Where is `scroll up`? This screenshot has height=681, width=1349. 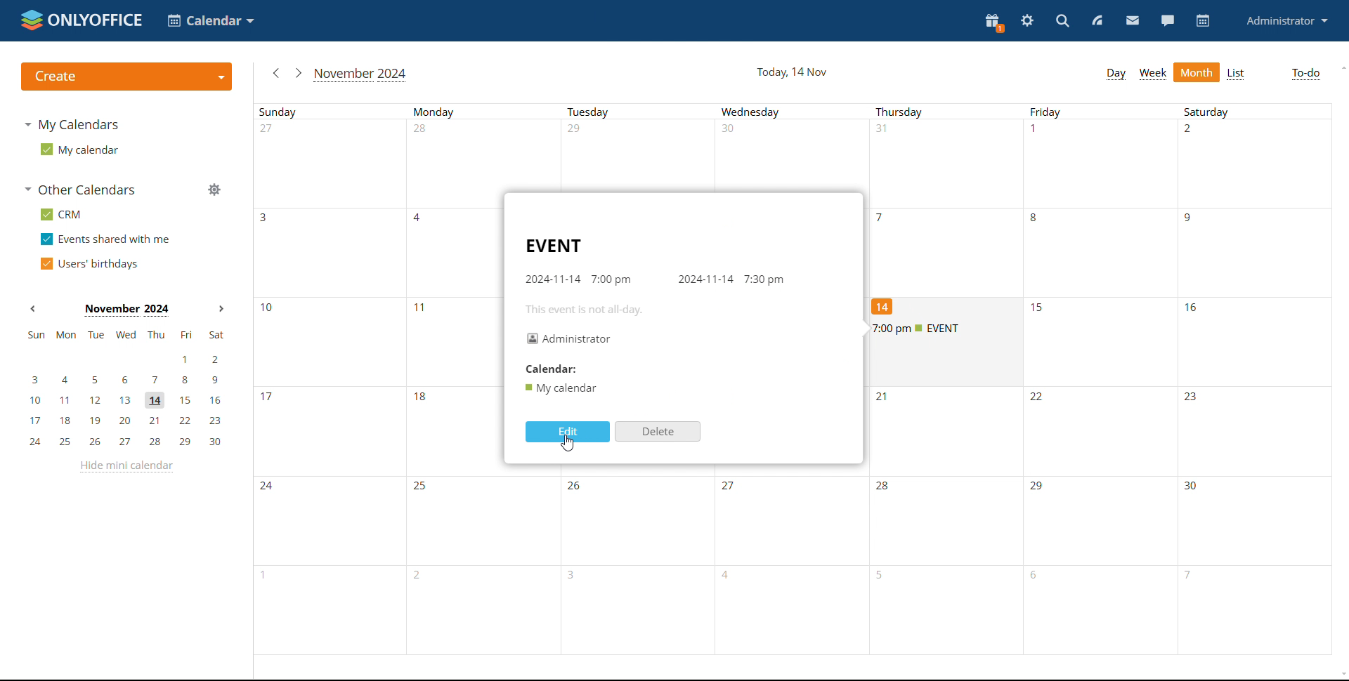 scroll up is located at coordinates (1341, 68).